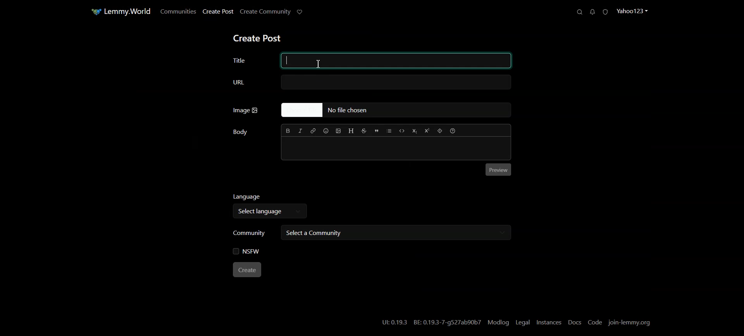 Image resolution: width=744 pixels, height=336 pixels. What do you see at coordinates (351, 131) in the screenshot?
I see `Header` at bounding box center [351, 131].